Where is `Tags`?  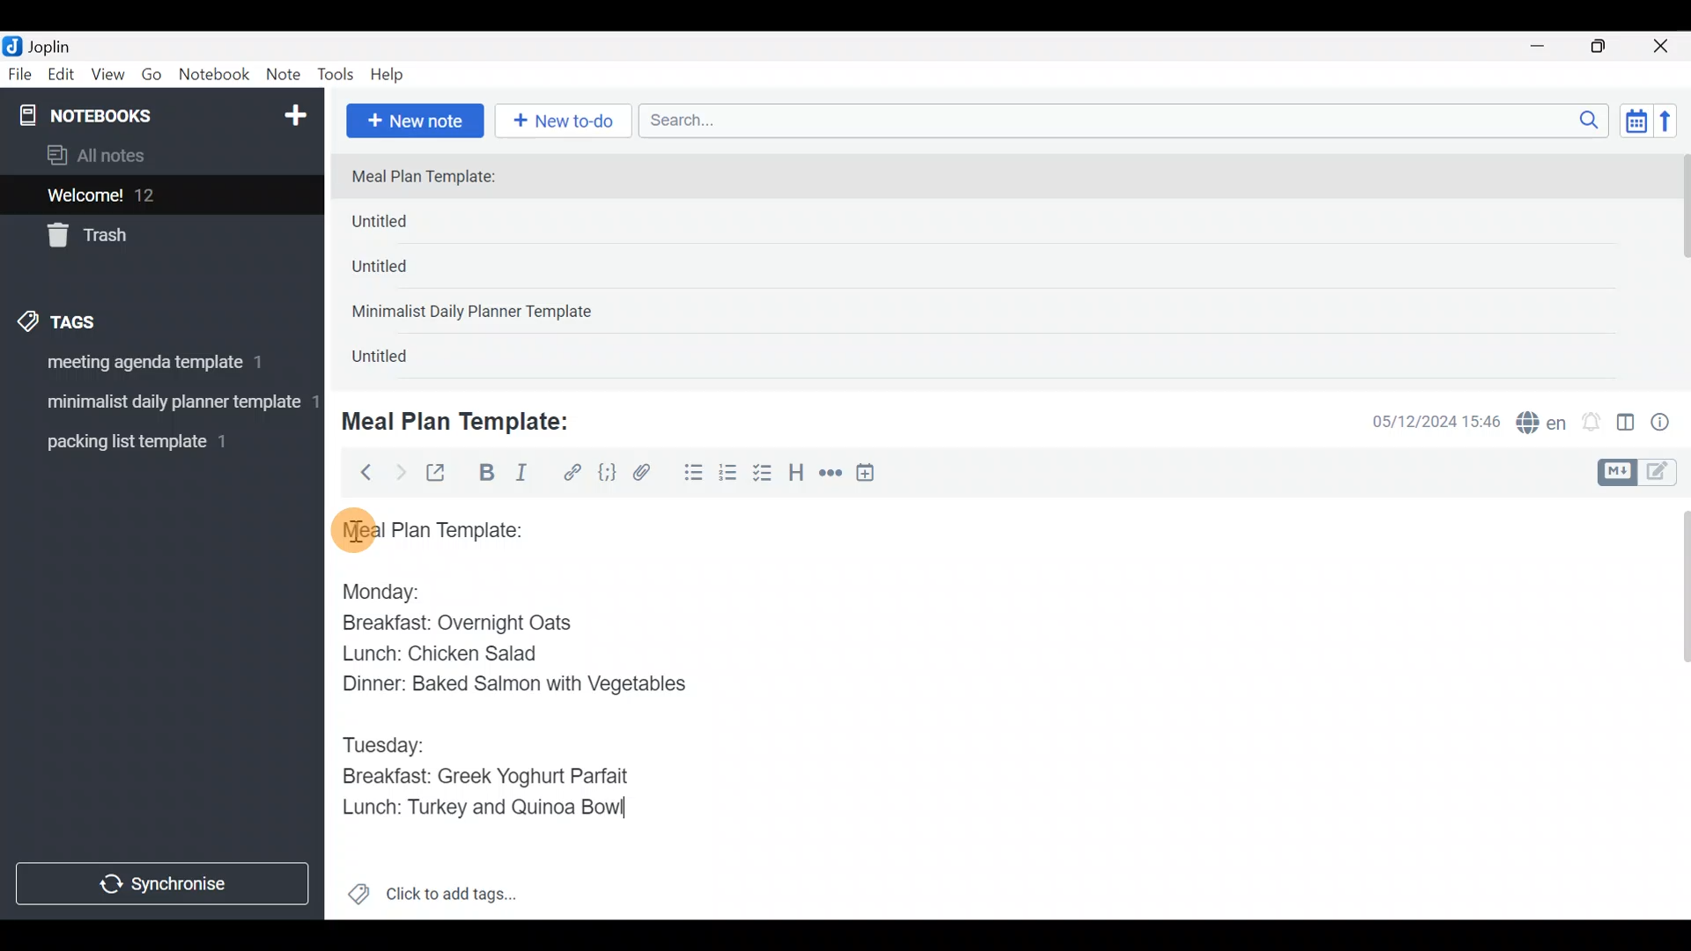
Tags is located at coordinates (99, 319).